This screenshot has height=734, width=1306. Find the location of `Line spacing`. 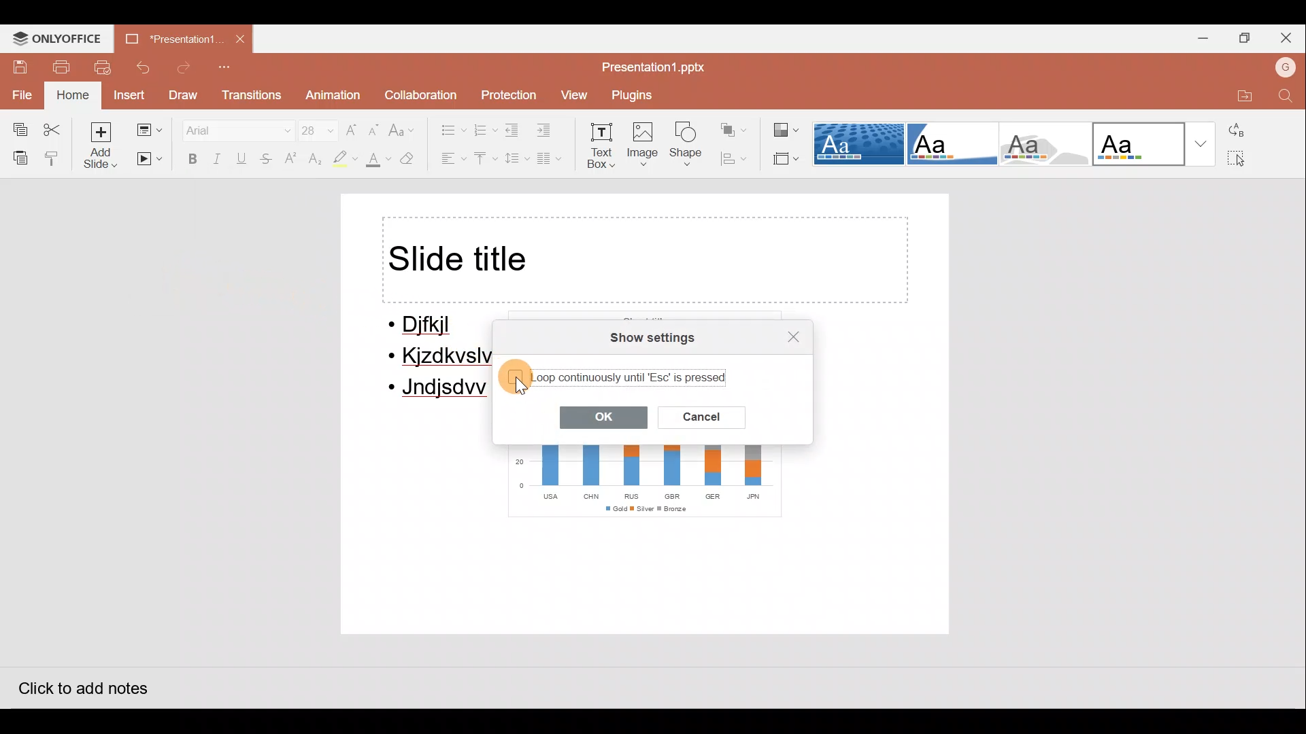

Line spacing is located at coordinates (514, 158).